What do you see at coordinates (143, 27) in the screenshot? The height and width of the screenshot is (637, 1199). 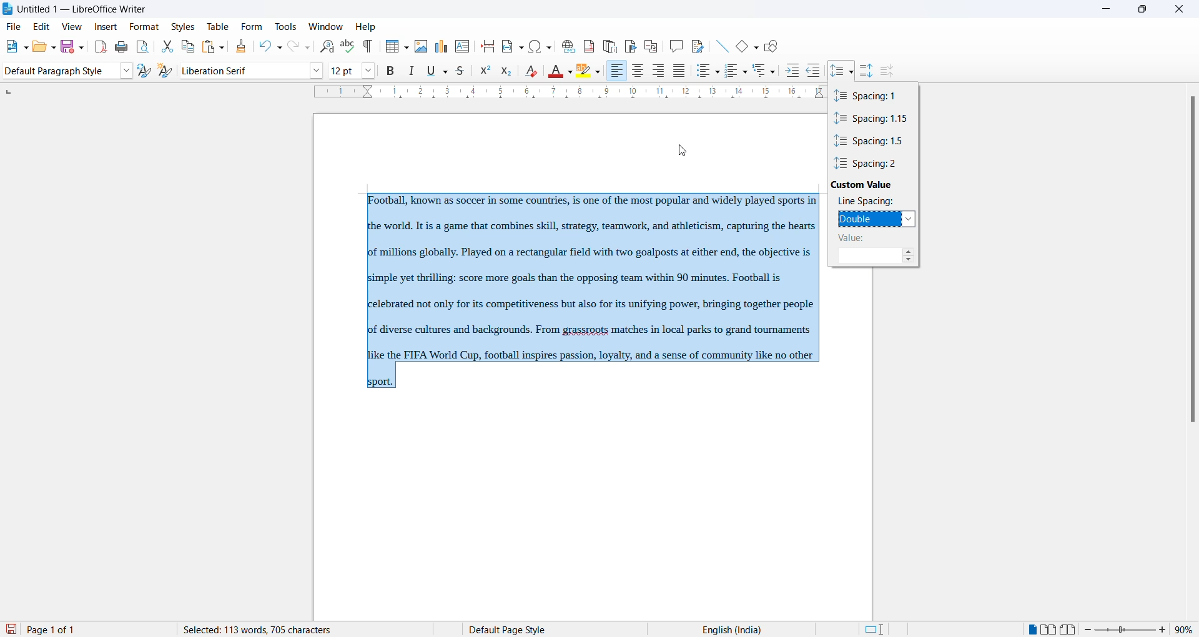 I see `format` at bounding box center [143, 27].